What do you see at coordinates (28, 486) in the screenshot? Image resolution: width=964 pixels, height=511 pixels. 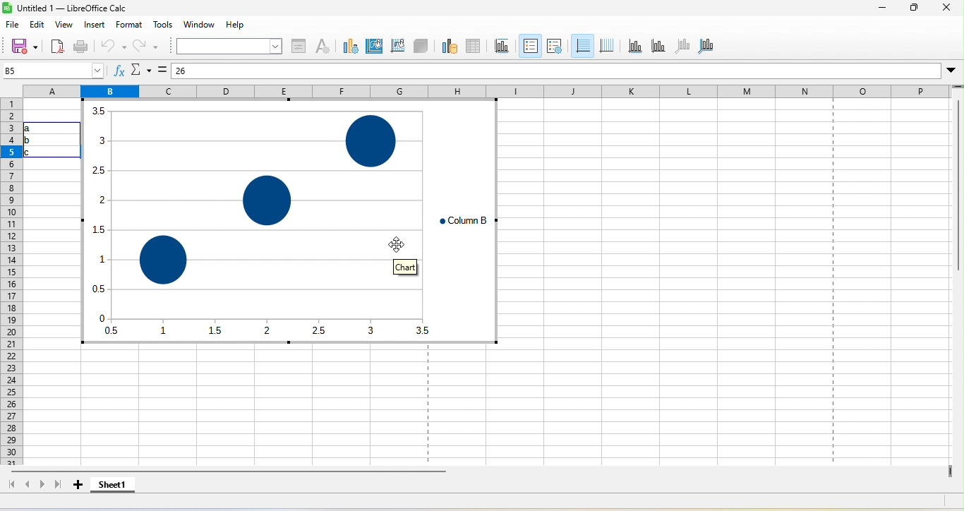 I see `previous sheet` at bounding box center [28, 486].